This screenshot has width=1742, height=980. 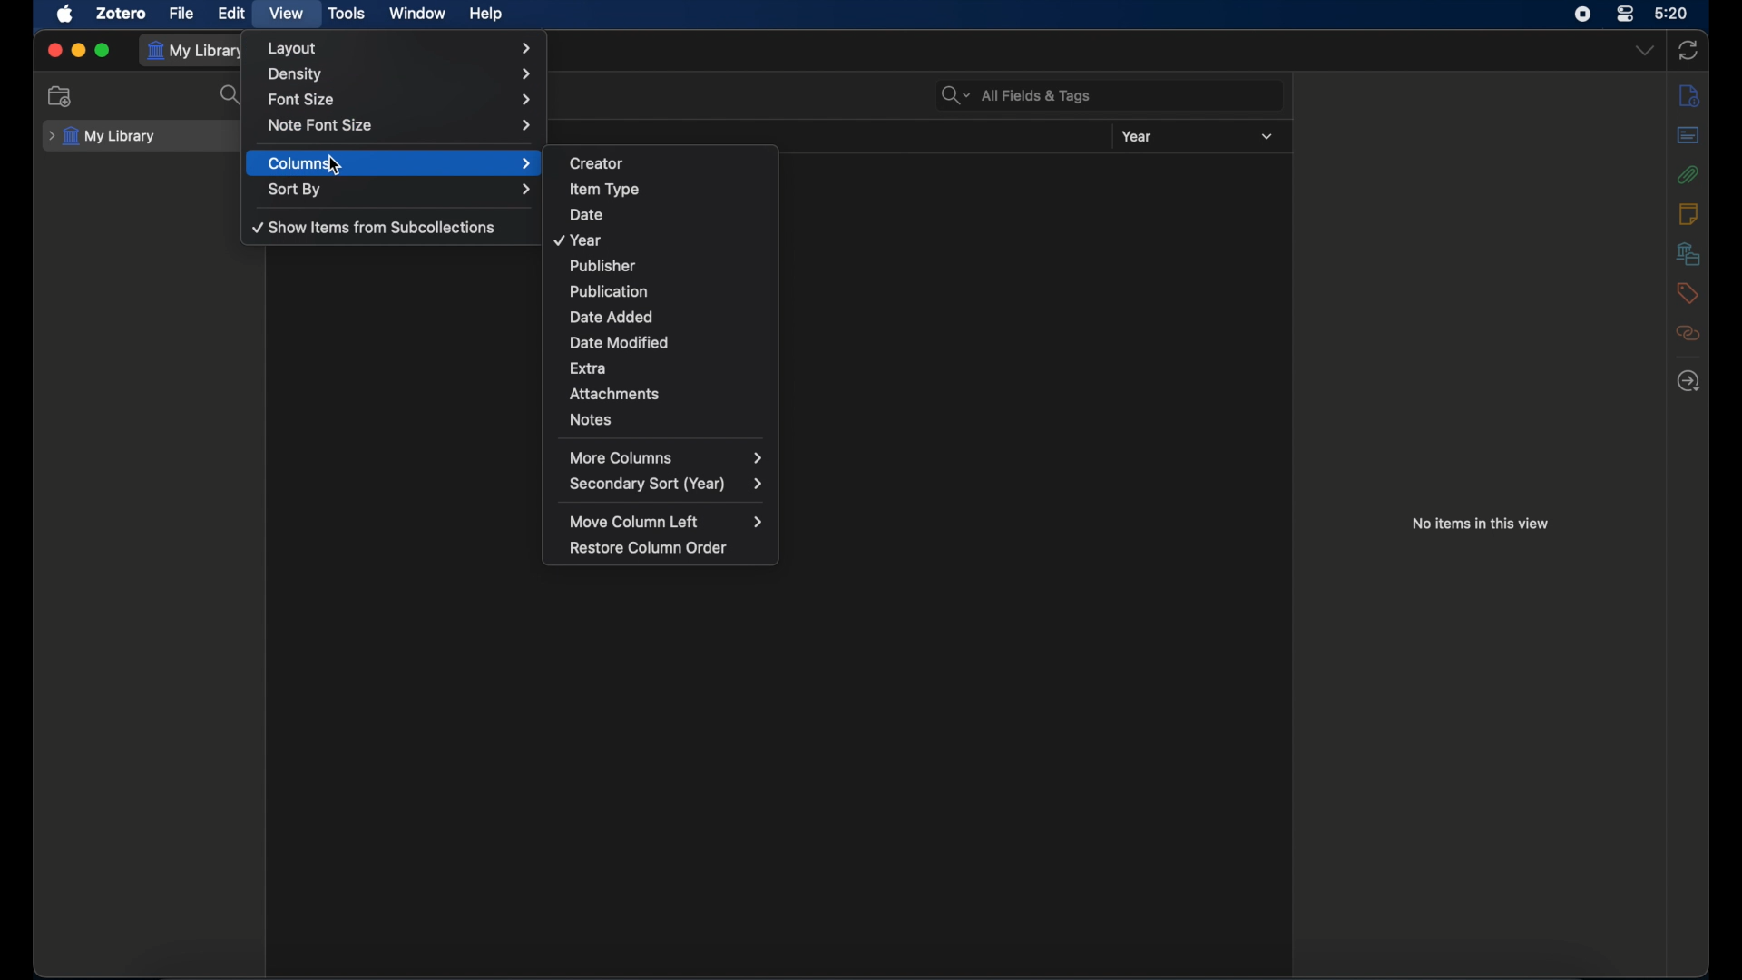 I want to click on tags, so click(x=1686, y=293).